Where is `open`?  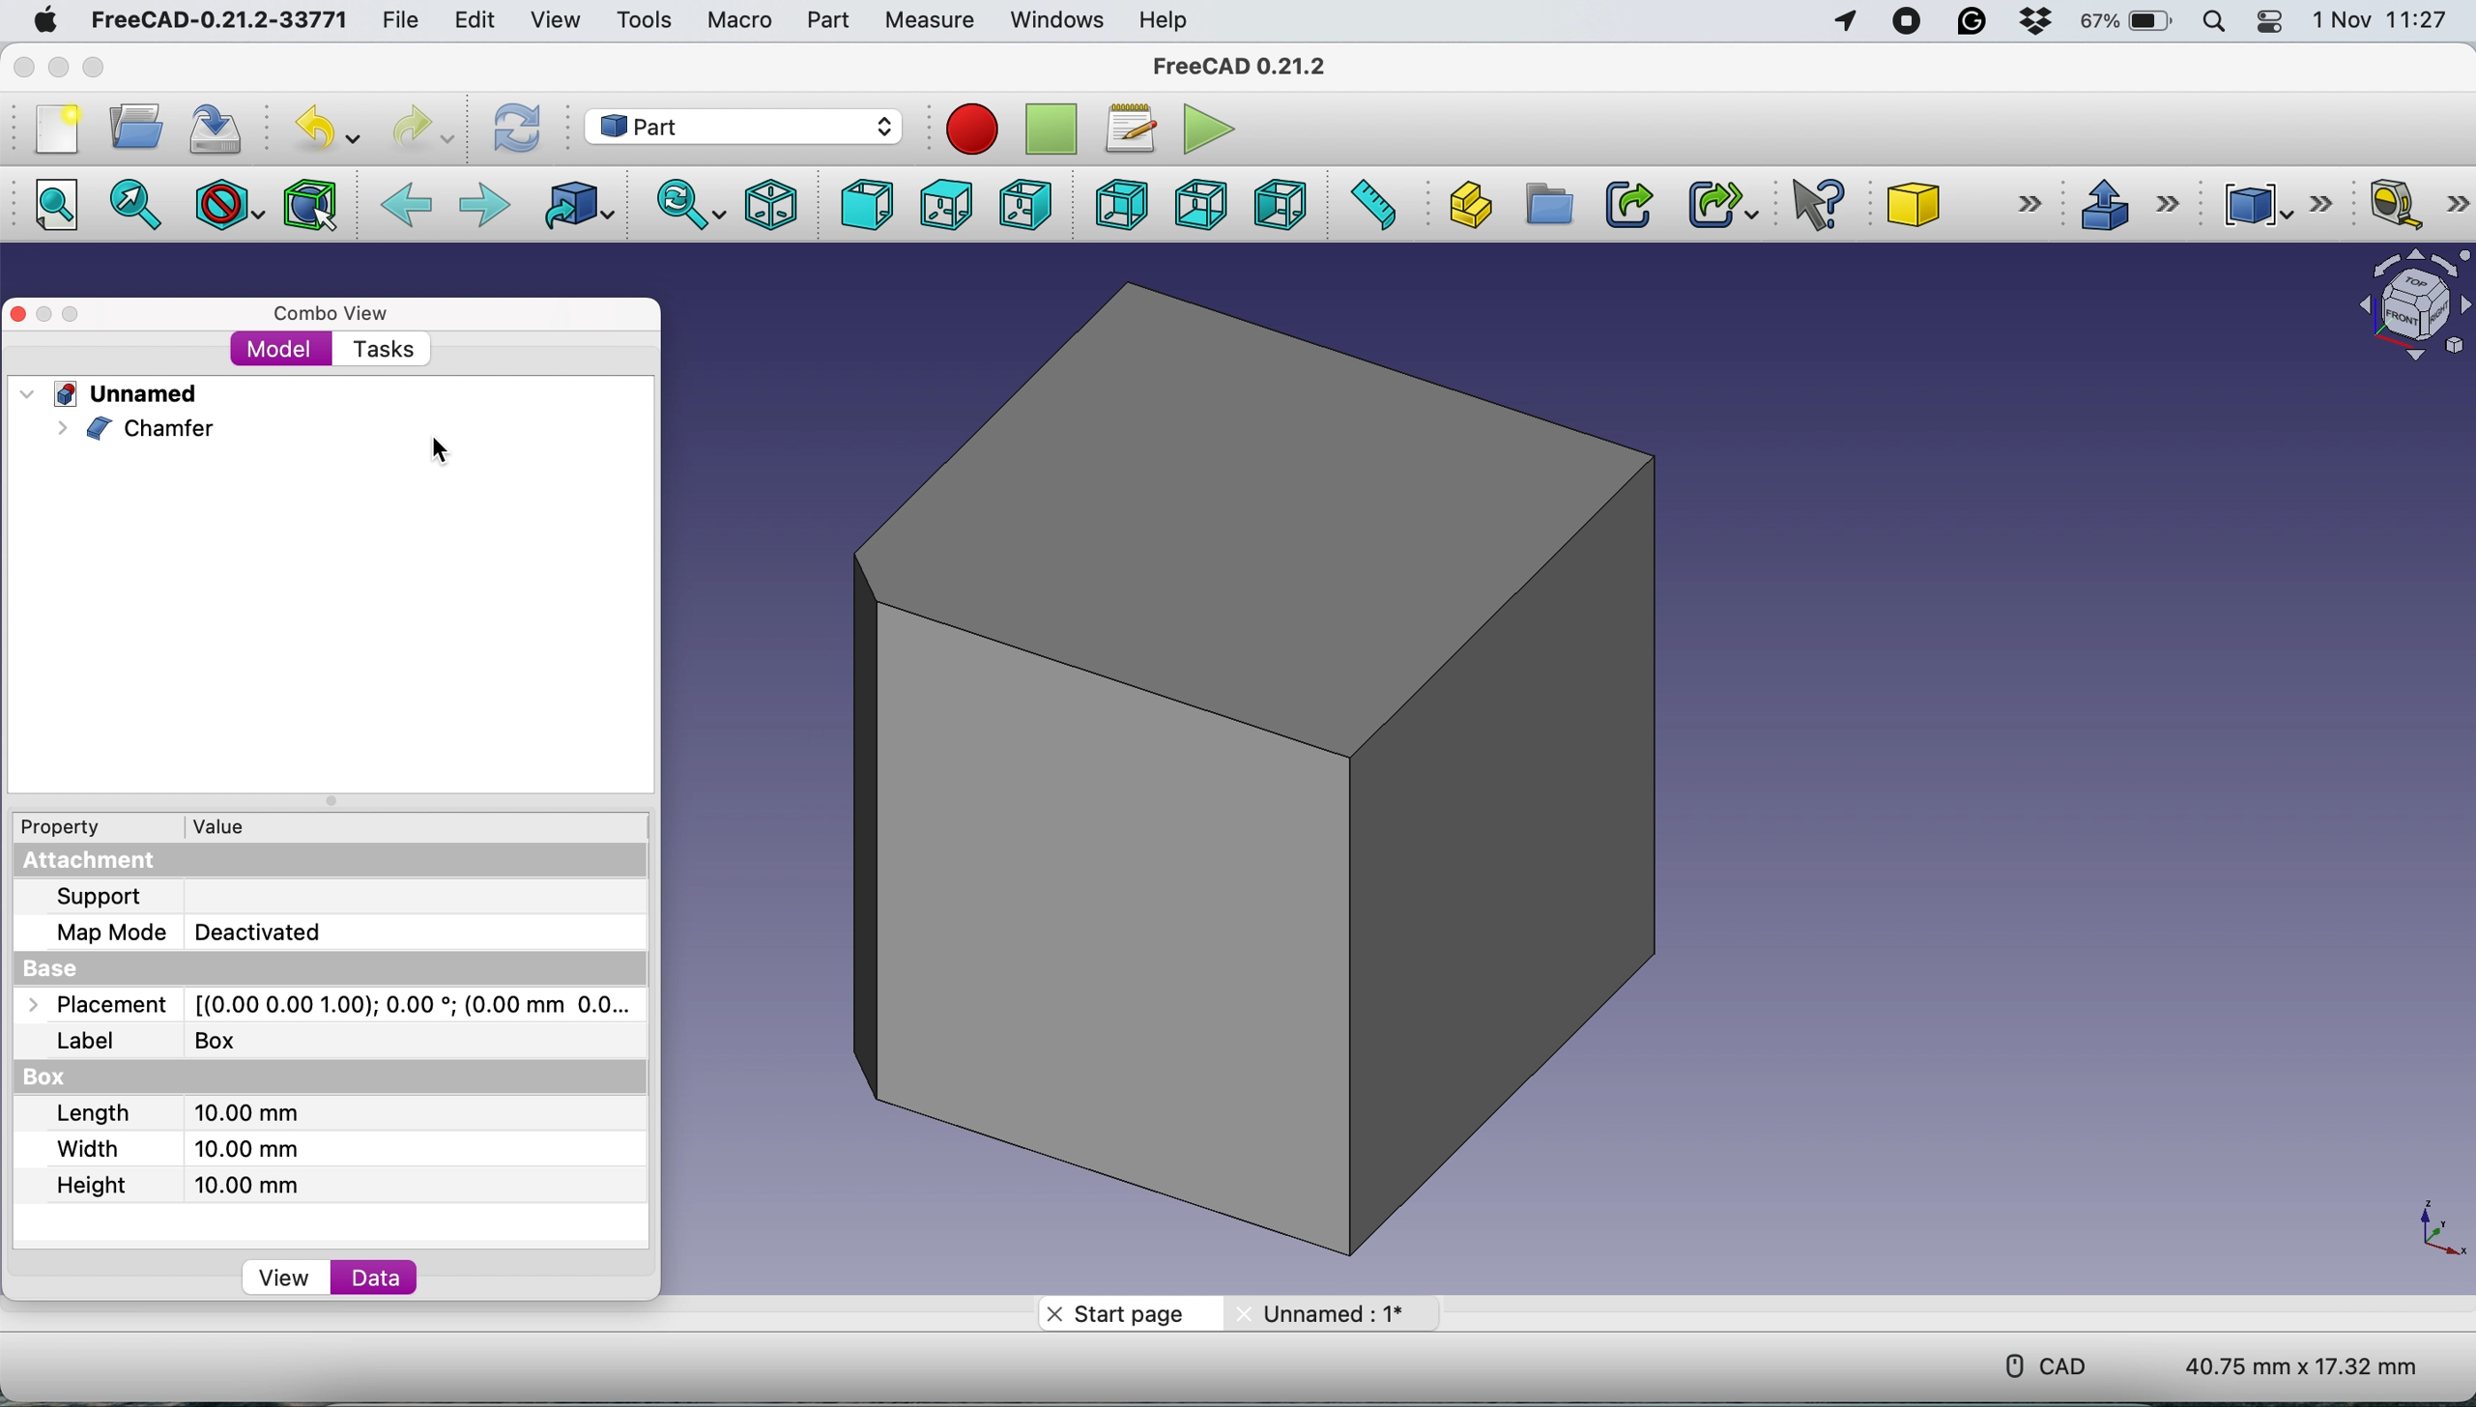 open is located at coordinates (138, 128).